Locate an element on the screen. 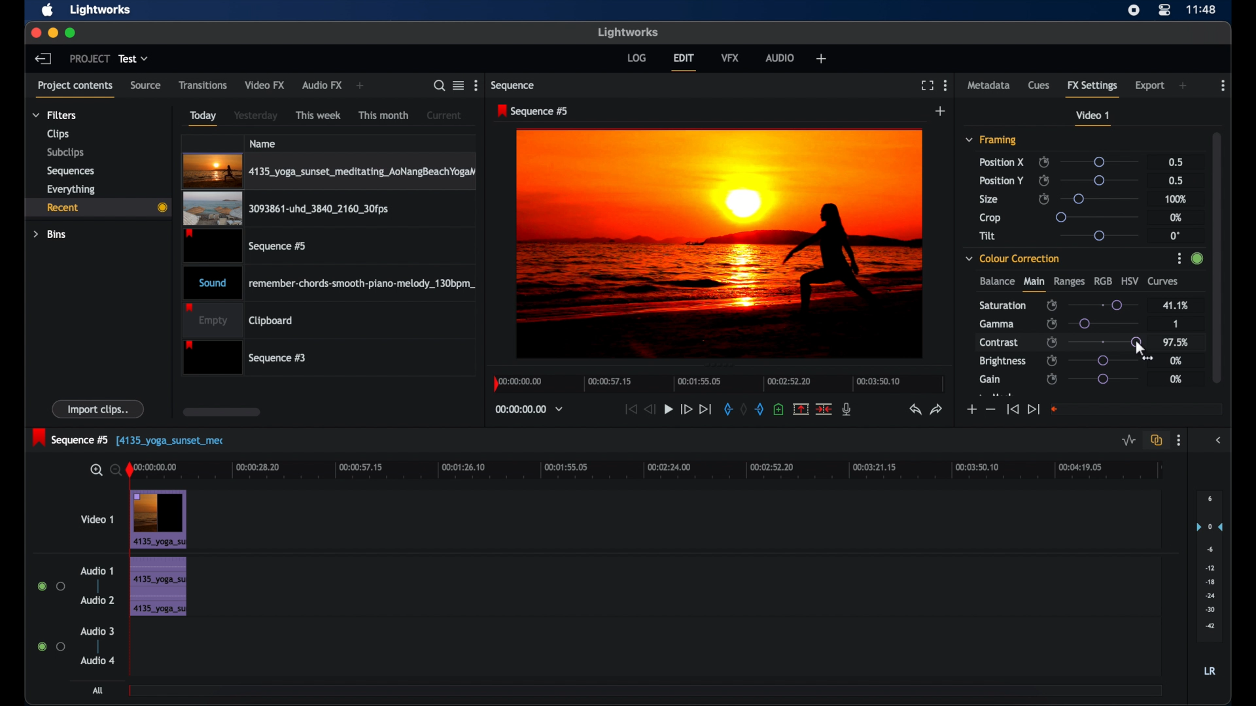  recent is located at coordinates (97, 207).